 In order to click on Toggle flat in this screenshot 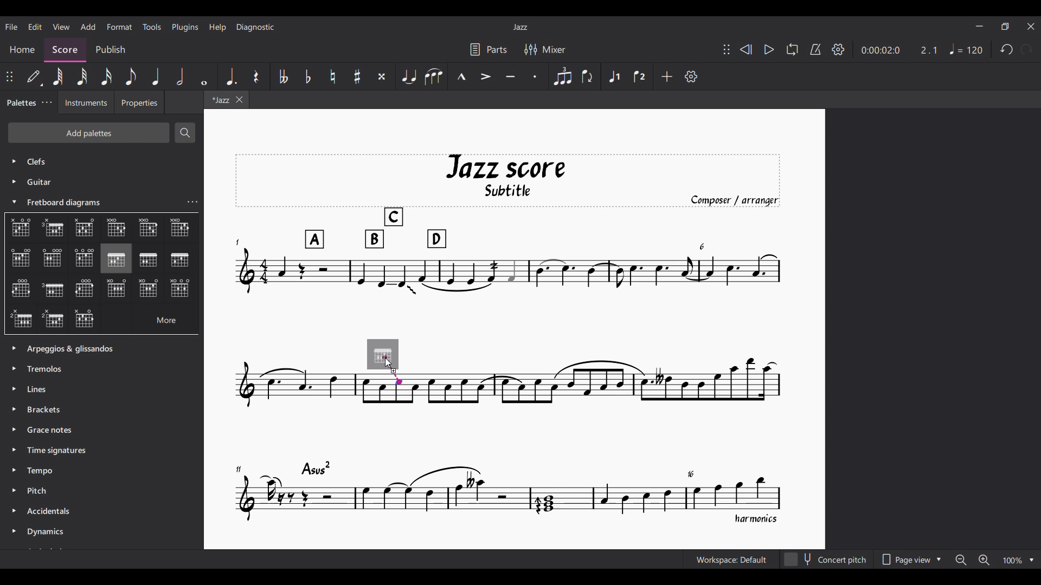, I will do `click(308, 76)`.